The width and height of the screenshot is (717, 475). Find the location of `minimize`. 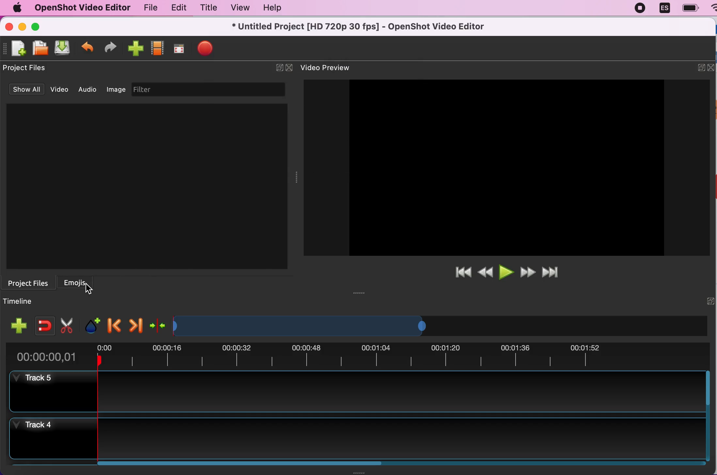

minimize is located at coordinates (23, 28).